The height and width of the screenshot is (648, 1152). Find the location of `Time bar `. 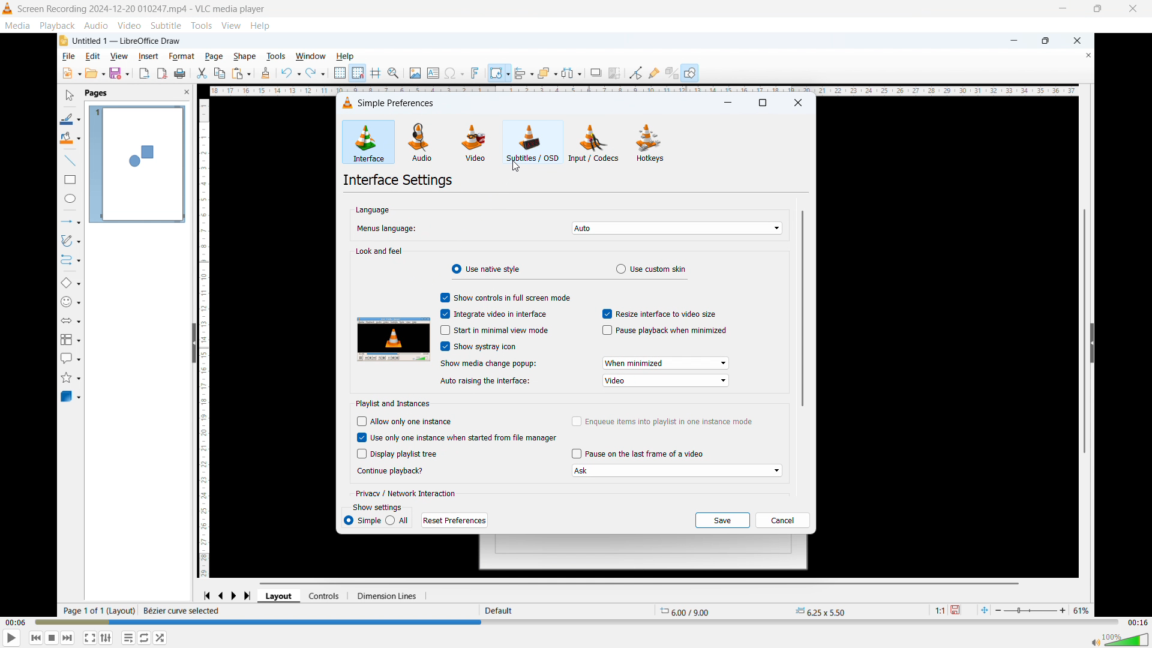

Time bar  is located at coordinates (577, 621).